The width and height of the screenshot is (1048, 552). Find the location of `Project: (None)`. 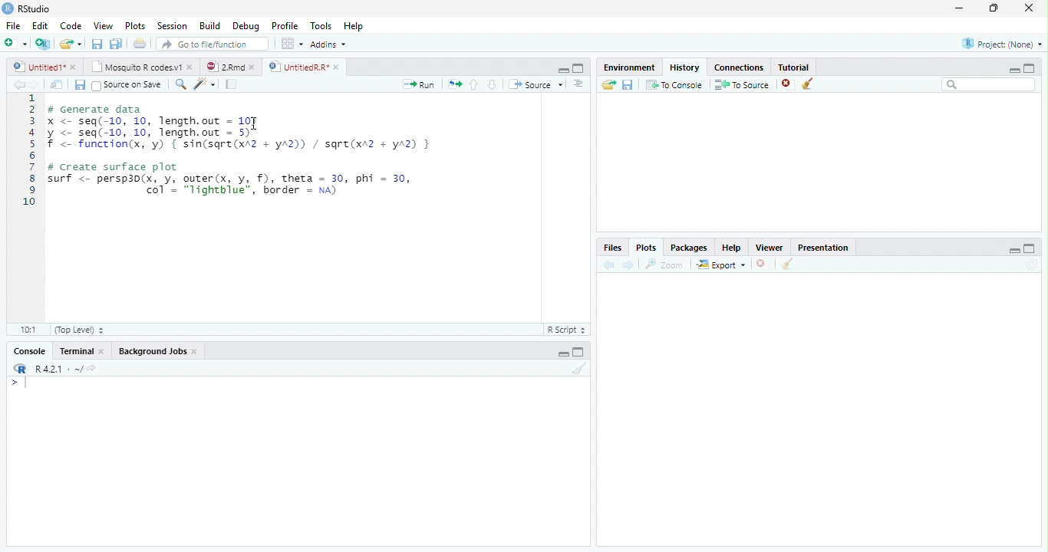

Project: (None) is located at coordinates (1002, 44).